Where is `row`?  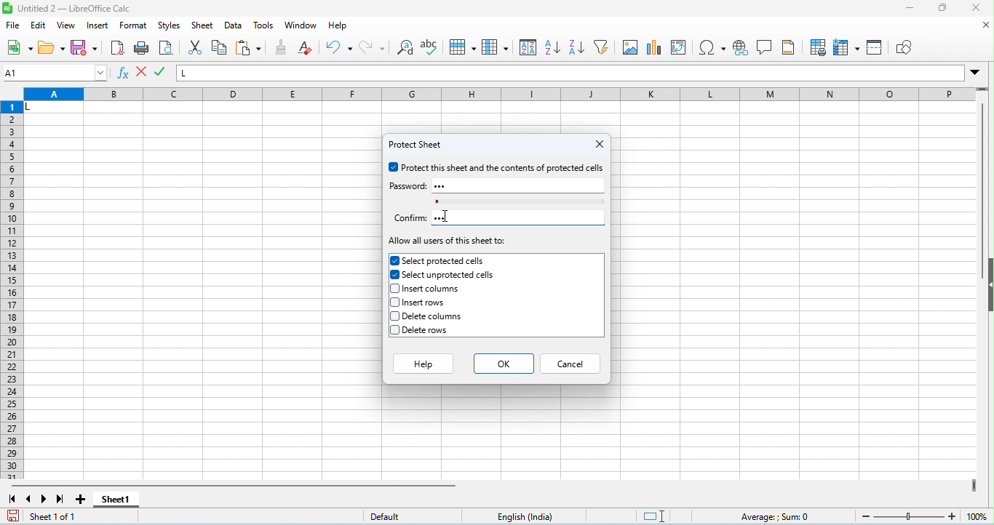 row is located at coordinates (462, 47).